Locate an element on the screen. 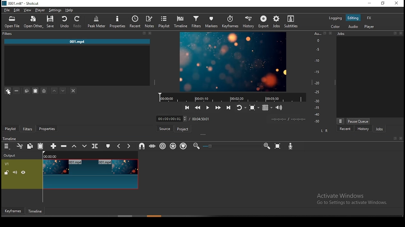  001.mp4 is located at coordinates (78, 42).